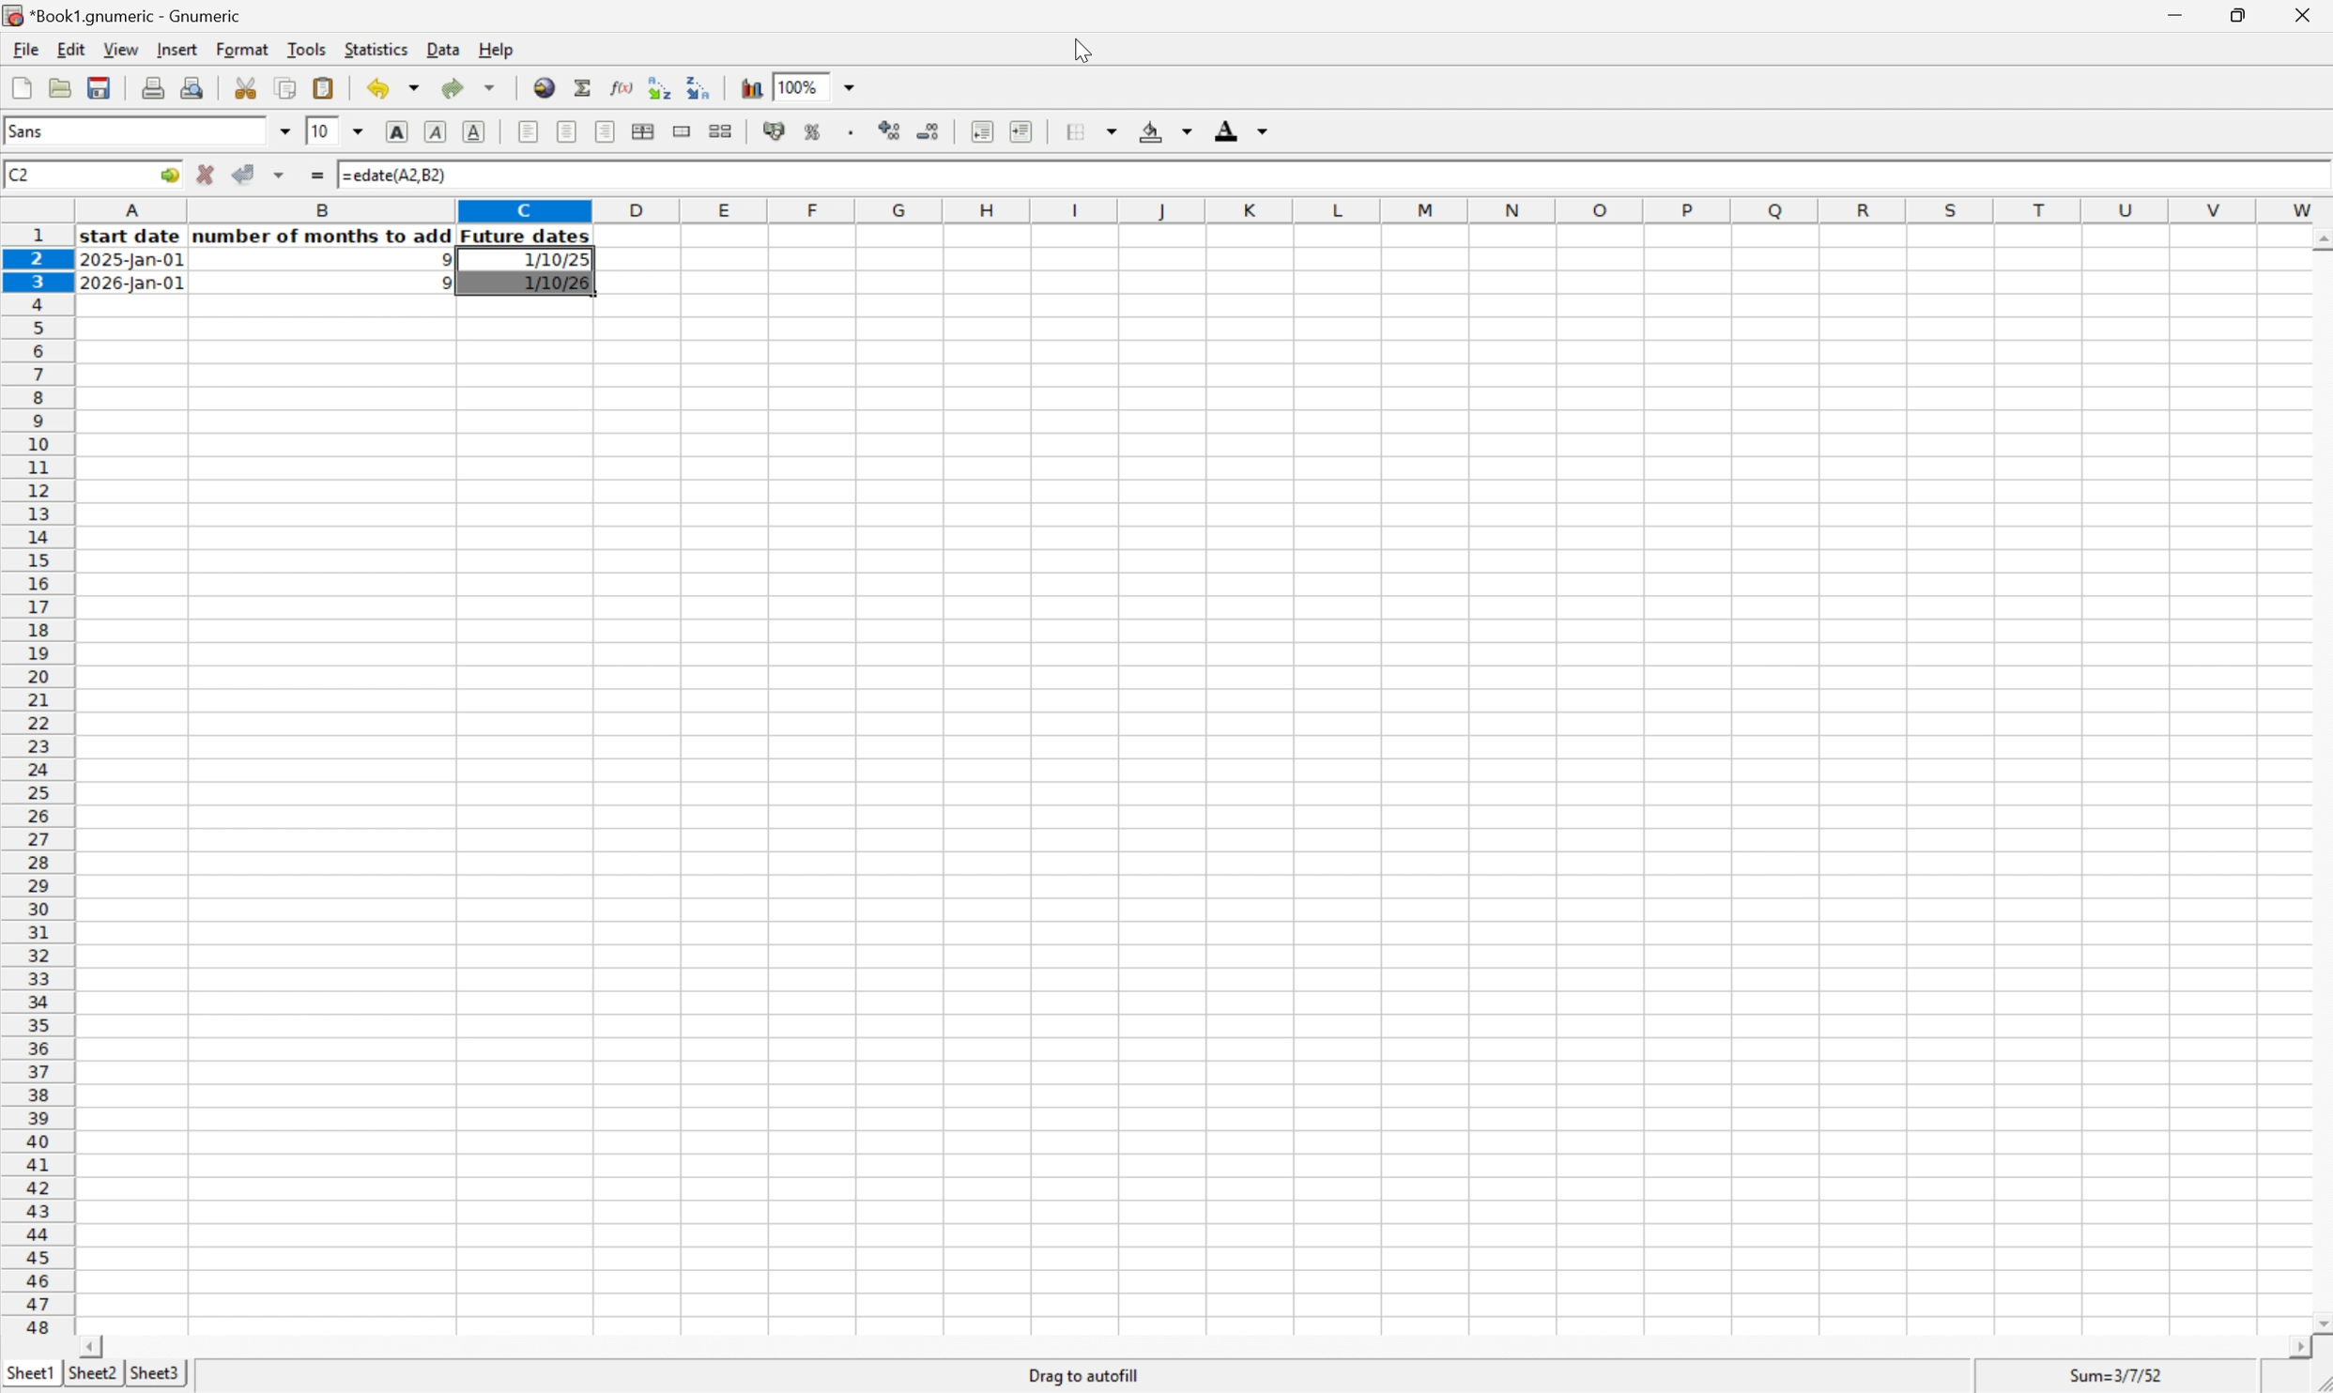 The height and width of the screenshot is (1393, 2333). Describe the element at coordinates (322, 131) in the screenshot. I see `10` at that location.